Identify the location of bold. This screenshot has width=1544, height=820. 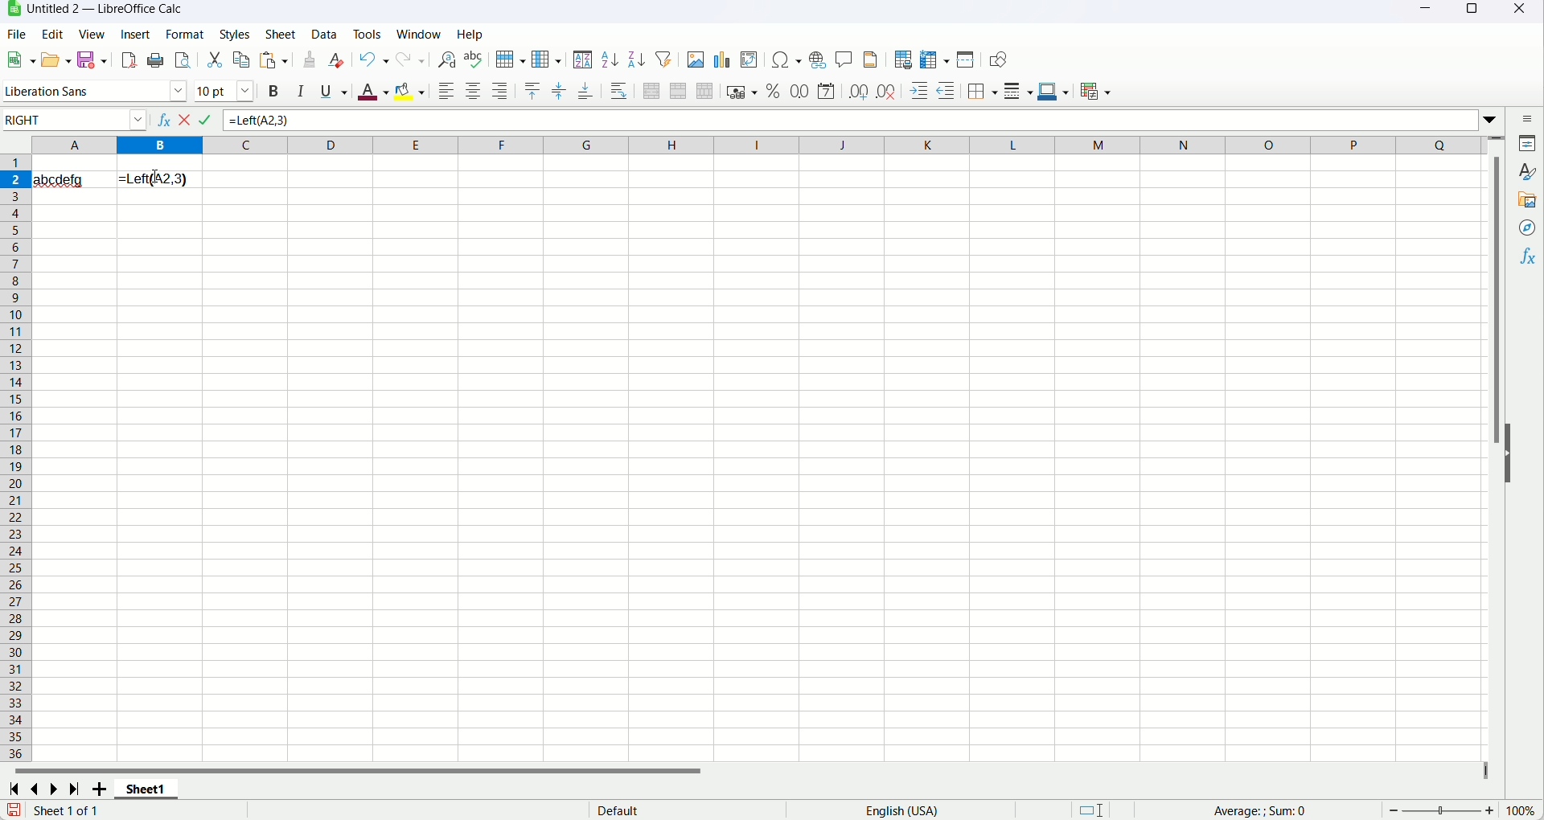
(274, 92).